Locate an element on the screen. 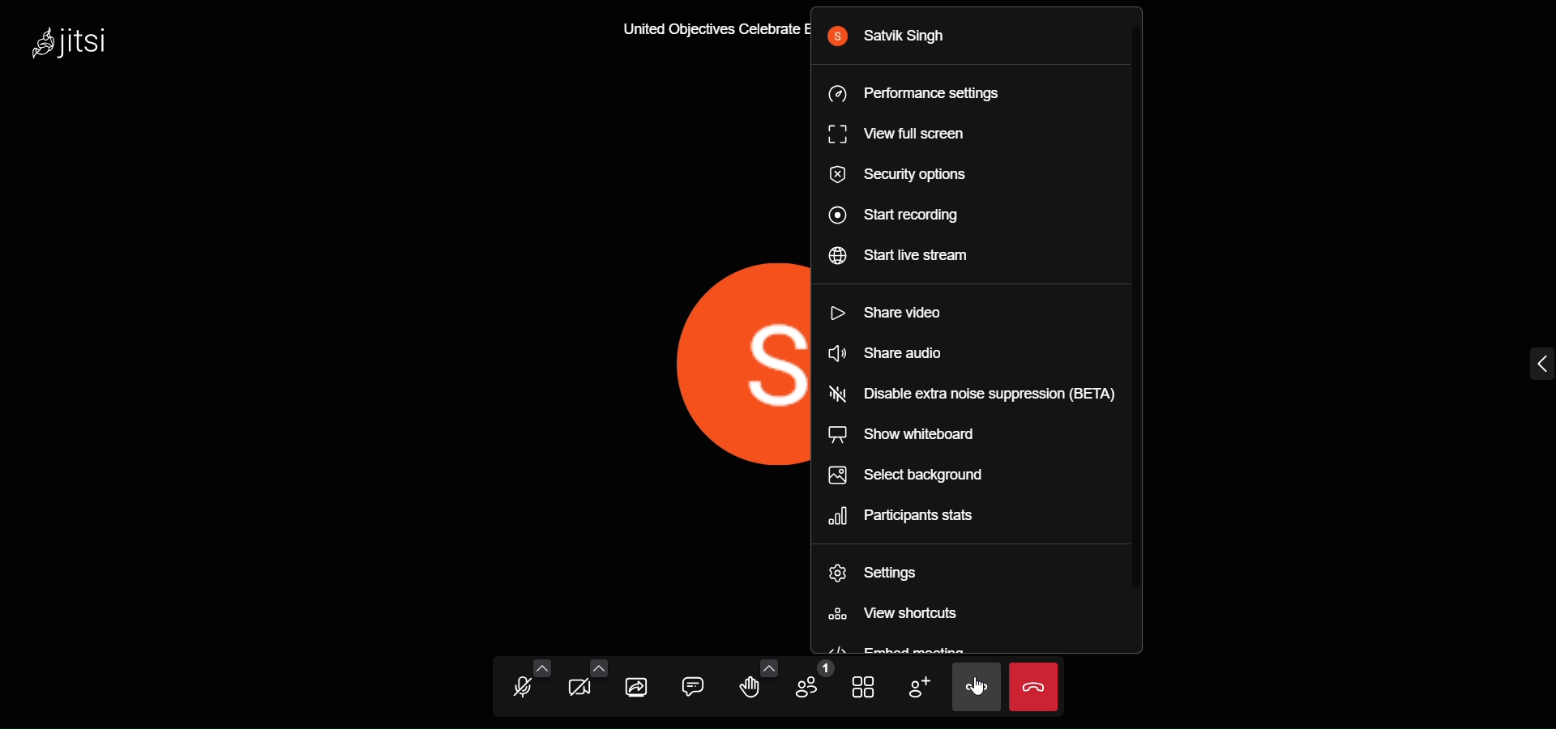 The image size is (1556, 729). select background is located at coordinates (928, 473).